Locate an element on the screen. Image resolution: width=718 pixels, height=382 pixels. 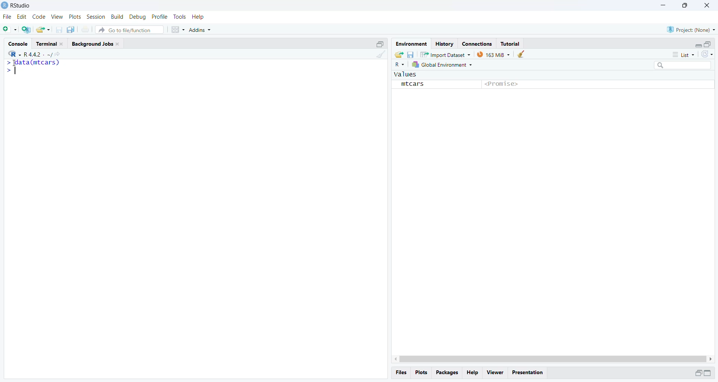
expand/collapse is located at coordinates (697, 45).